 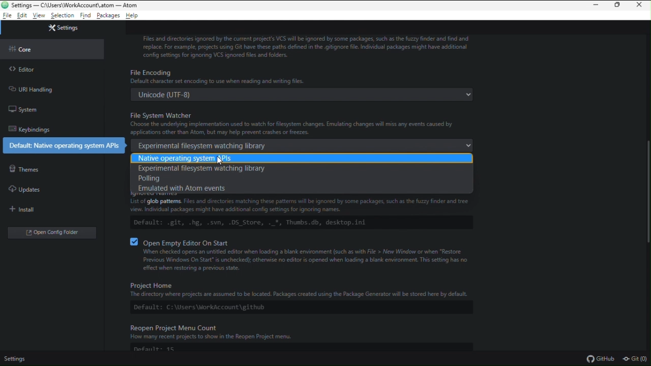 What do you see at coordinates (220, 161) in the screenshot?
I see `cursor` at bounding box center [220, 161].